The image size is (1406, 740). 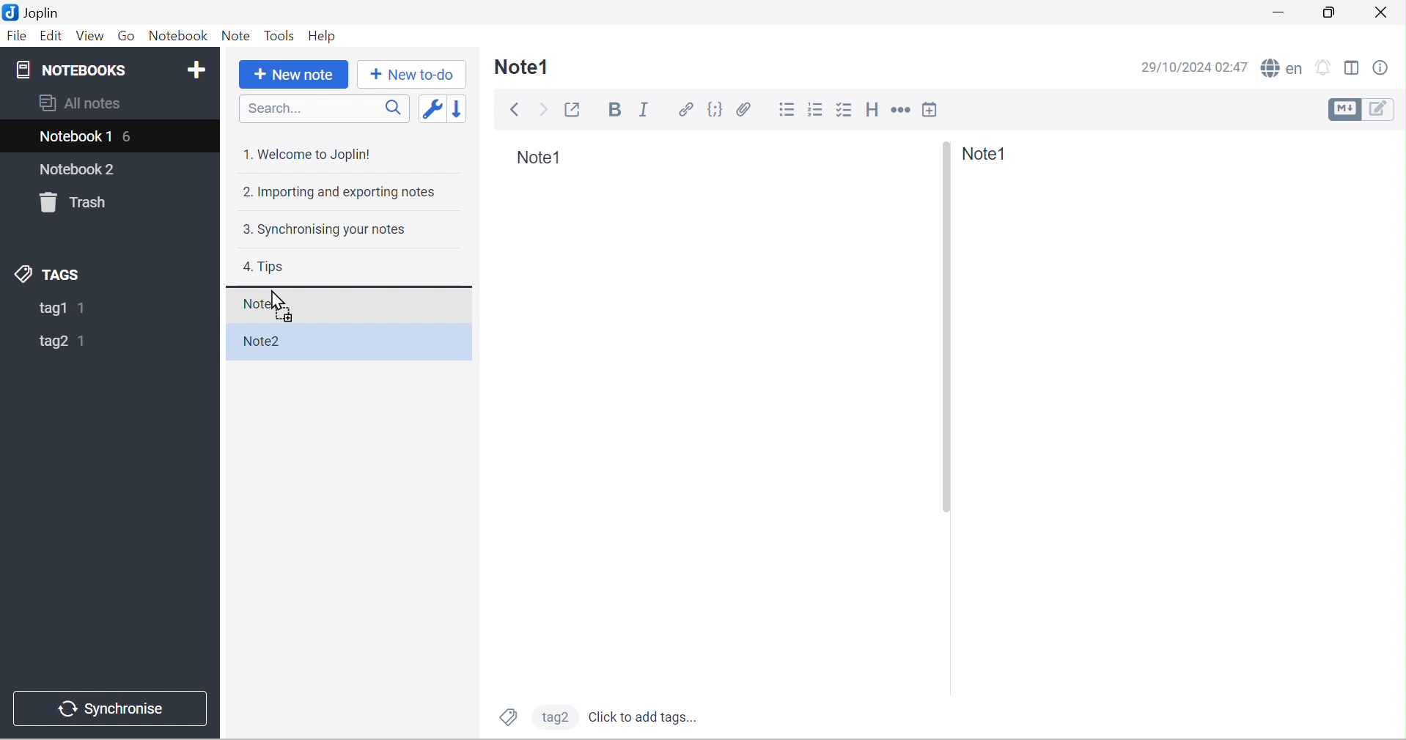 What do you see at coordinates (51, 37) in the screenshot?
I see `Edit` at bounding box center [51, 37].